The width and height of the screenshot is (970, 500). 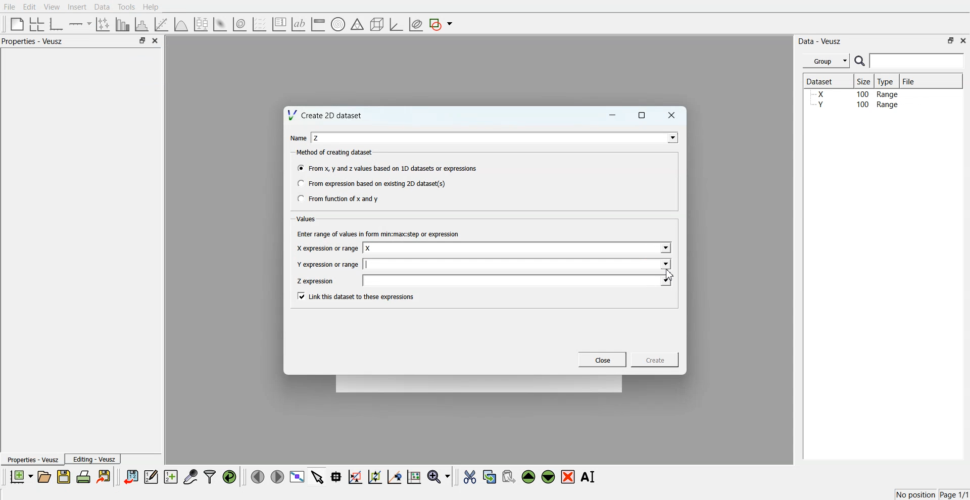 What do you see at coordinates (327, 248) in the screenshot?
I see `MX expression or range` at bounding box center [327, 248].